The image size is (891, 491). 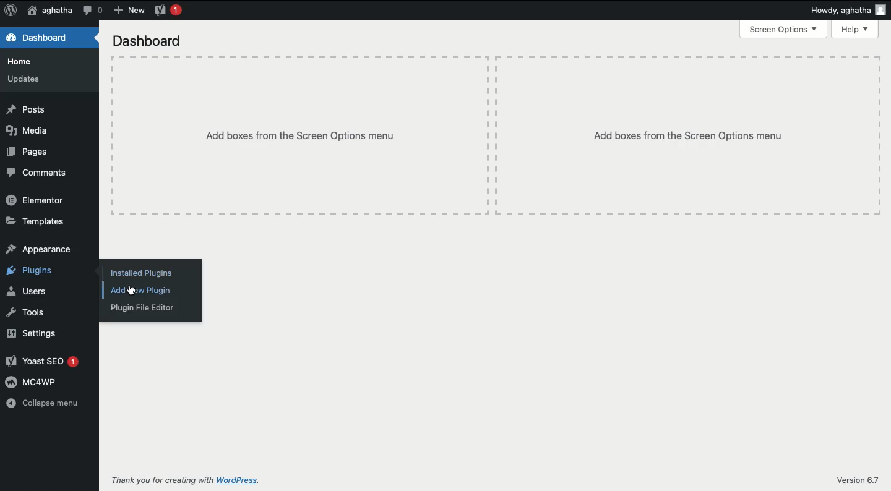 What do you see at coordinates (784, 28) in the screenshot?
I see `Screen options` at bounding box center [784, 28].